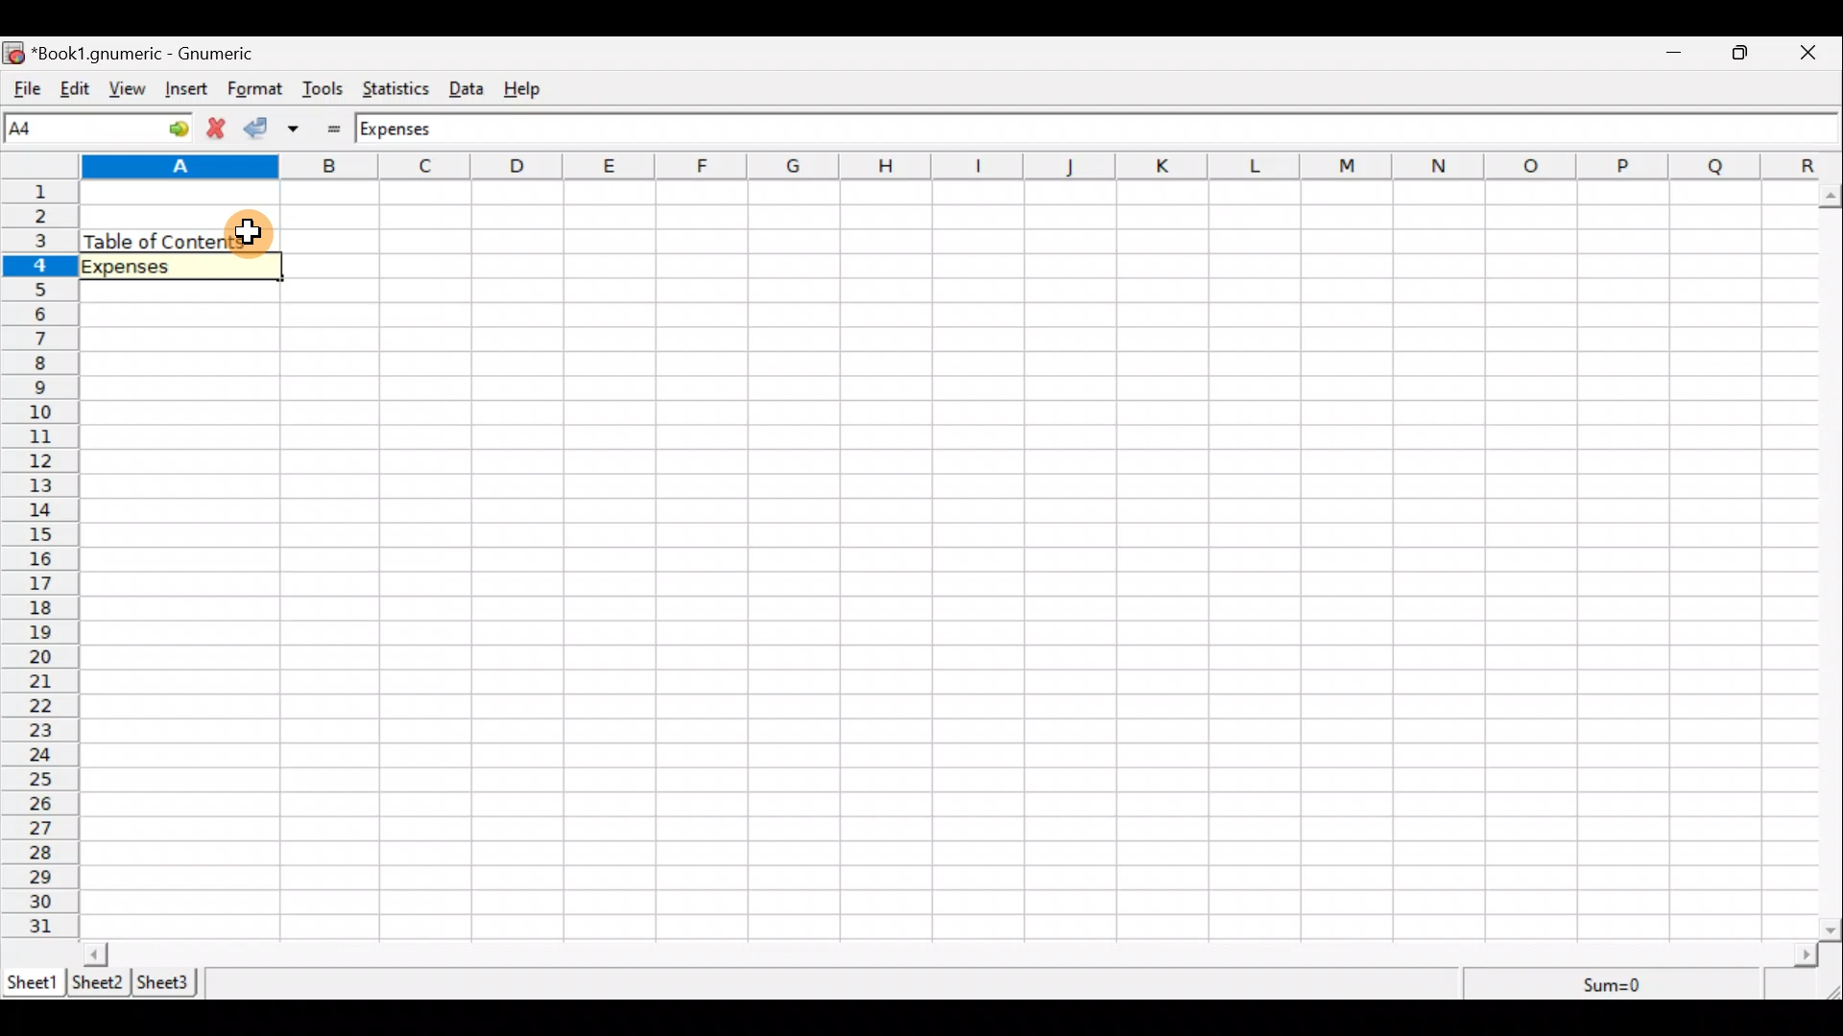 This screenshot has height=1036, width=1843. I want to click on Format, so click(255, 90).